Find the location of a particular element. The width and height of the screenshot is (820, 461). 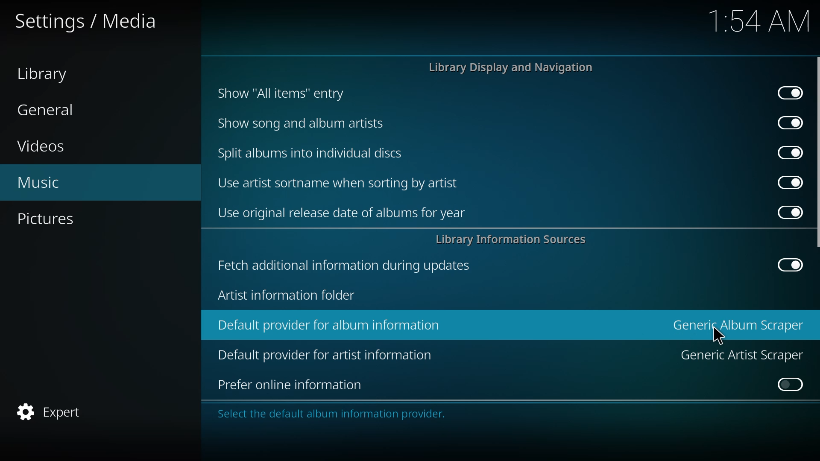

default provider for artist information is located at coordinates (326, 355).